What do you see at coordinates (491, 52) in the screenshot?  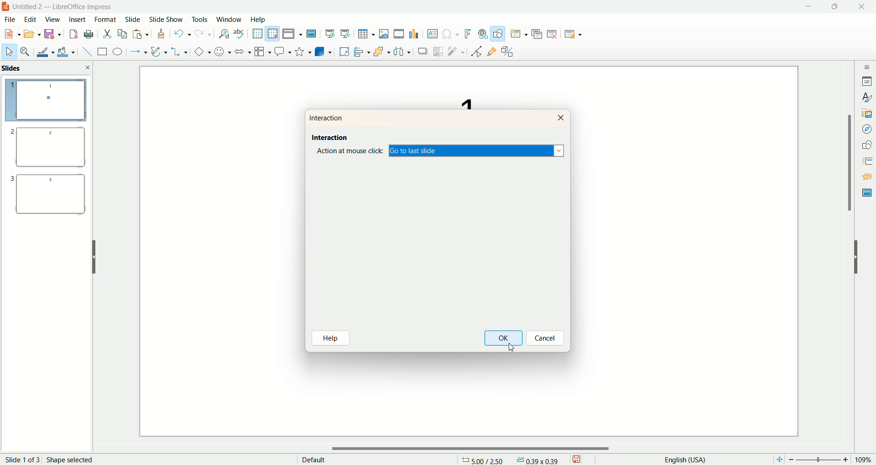 I see `gluepoint function` at bounding box center [491, 52].